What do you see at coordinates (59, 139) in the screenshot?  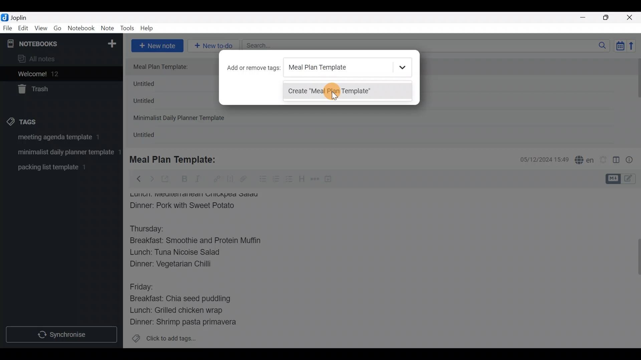 I see `Tag 1` at bounding box center [59, 139].